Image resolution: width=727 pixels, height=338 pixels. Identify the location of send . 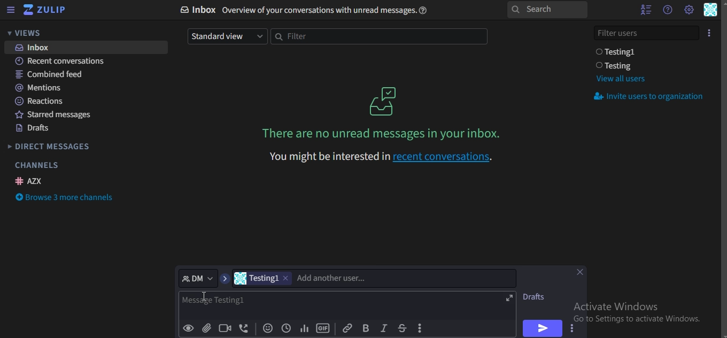
(541, 328).